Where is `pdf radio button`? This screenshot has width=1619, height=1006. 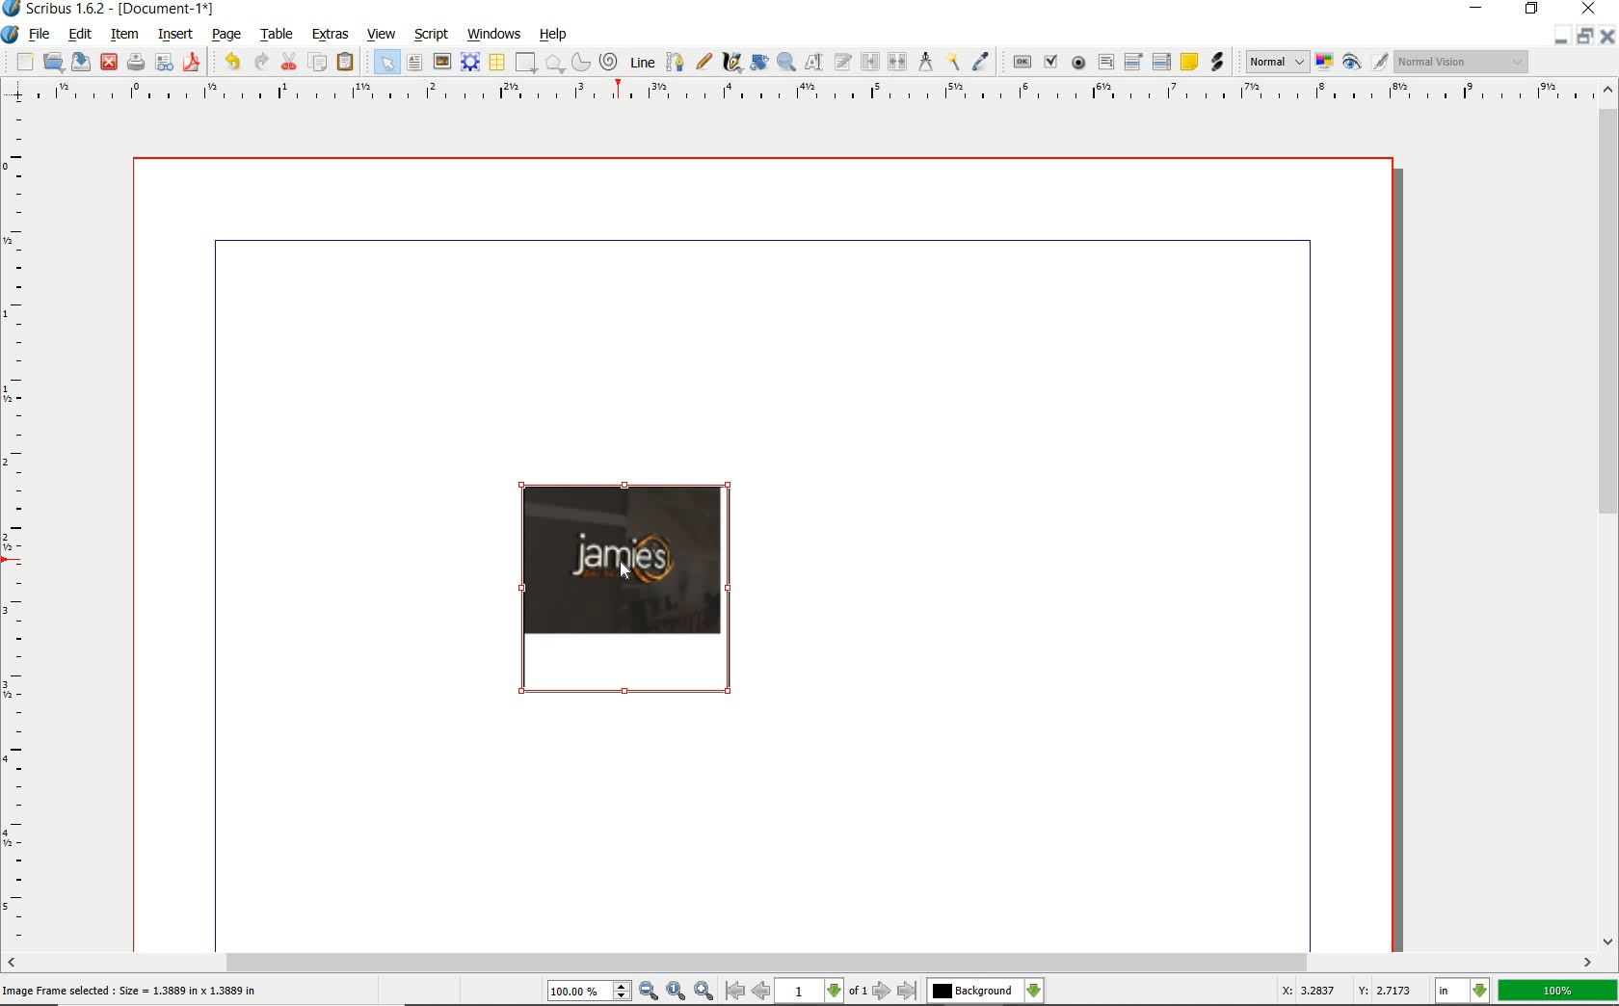 pdf radio button is located at coordinates (1080, 63).